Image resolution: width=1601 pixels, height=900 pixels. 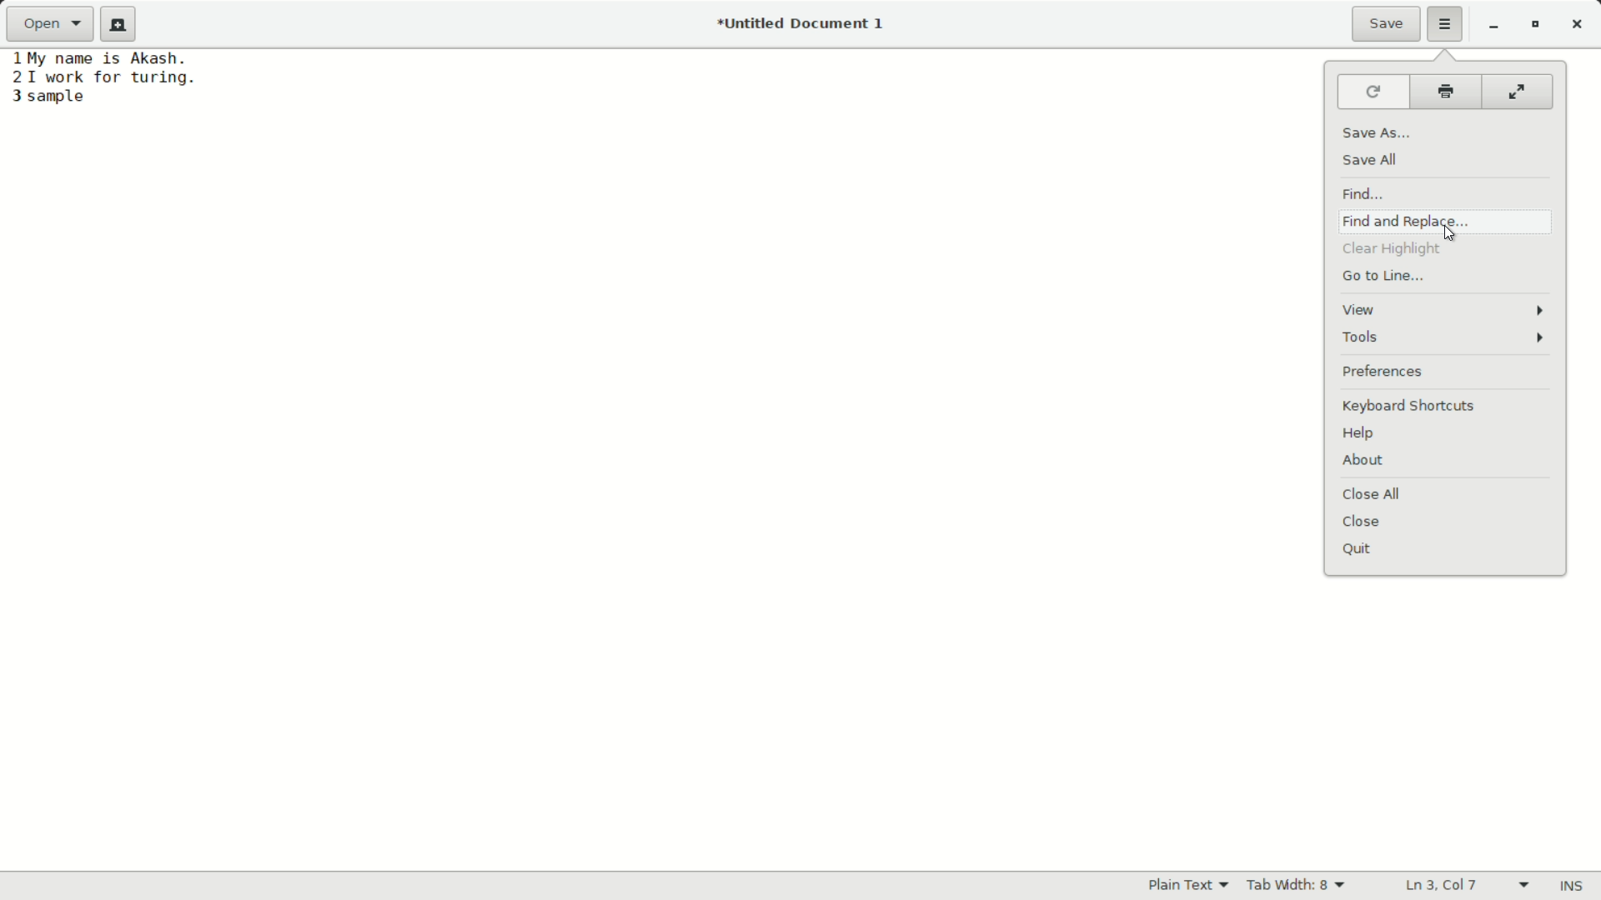 I want to click on INS, so click(x=1570, y=887).